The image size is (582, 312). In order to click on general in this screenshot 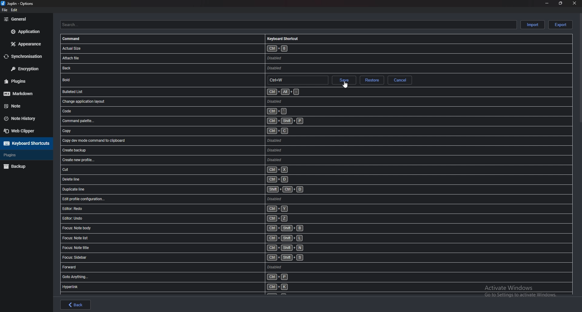, I will do `click(25, 19)`.